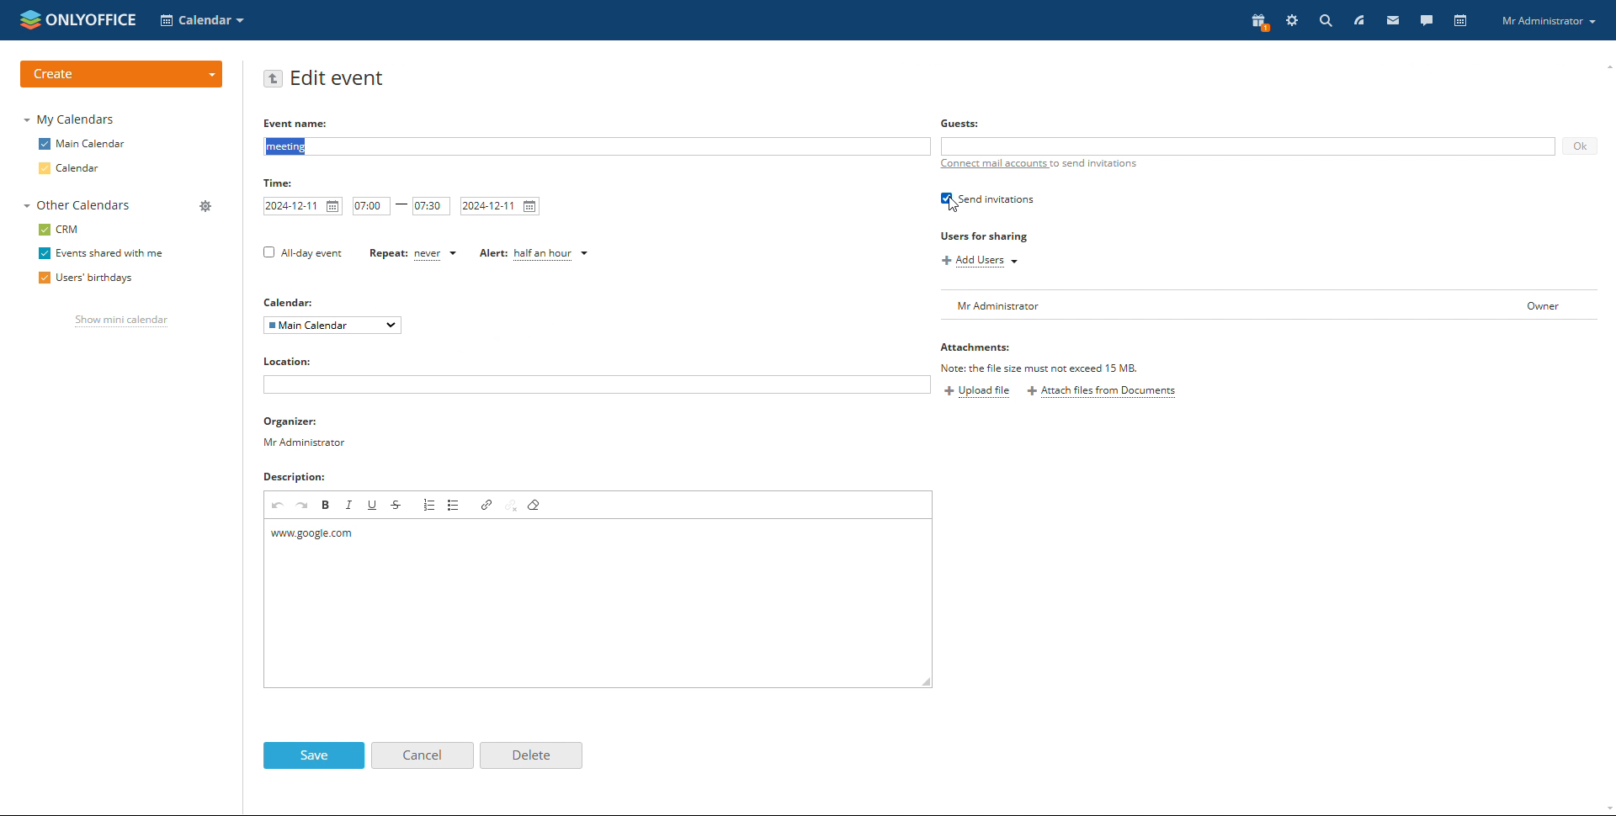 This screenshot has height=816, width=1616. Describe the element at coordinates (537, 504) in the screenshot. I see `remove format` at that location.